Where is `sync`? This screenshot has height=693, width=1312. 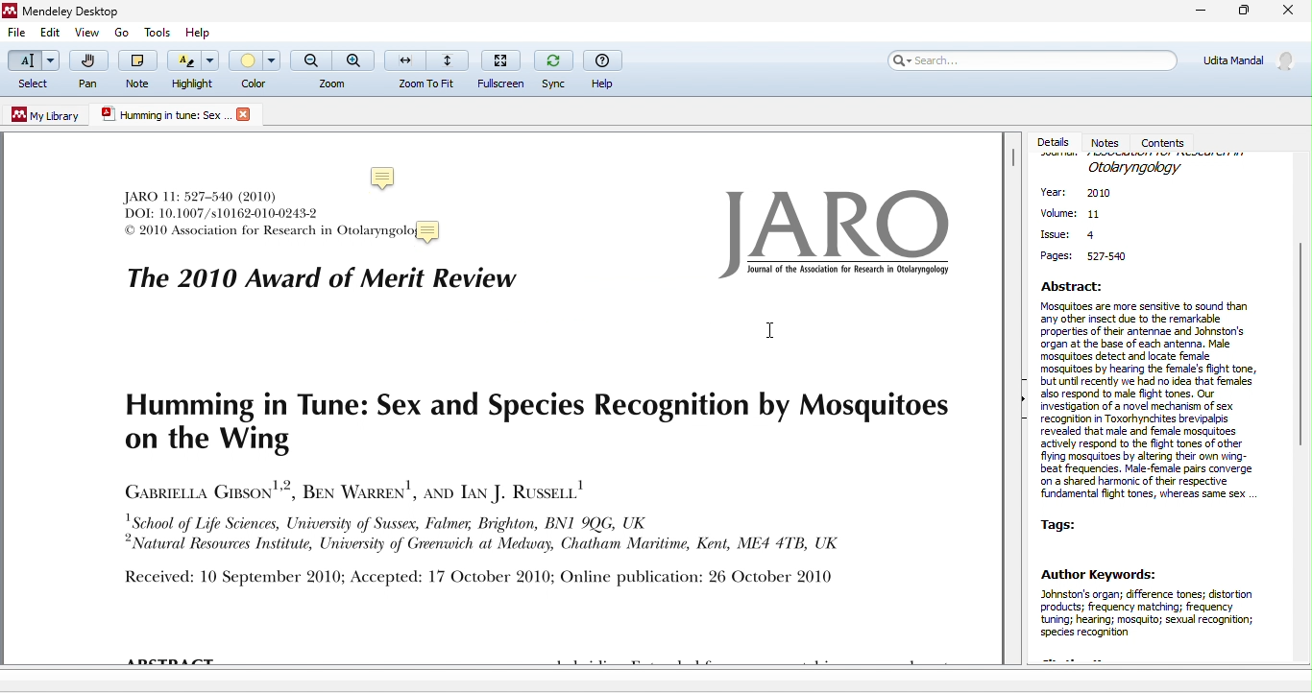 sync is located at coordinates (551, 68).